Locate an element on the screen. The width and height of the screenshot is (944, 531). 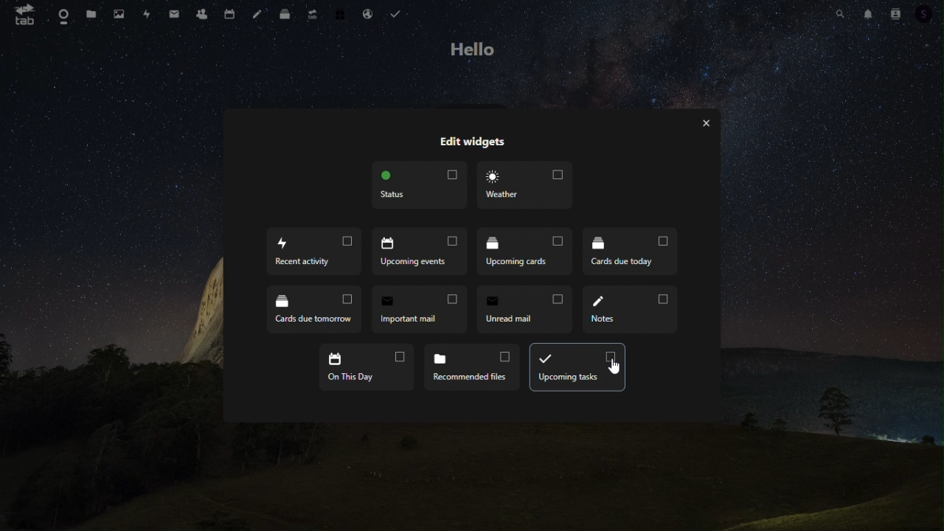
upgrade is located at coordinates (313, 17).